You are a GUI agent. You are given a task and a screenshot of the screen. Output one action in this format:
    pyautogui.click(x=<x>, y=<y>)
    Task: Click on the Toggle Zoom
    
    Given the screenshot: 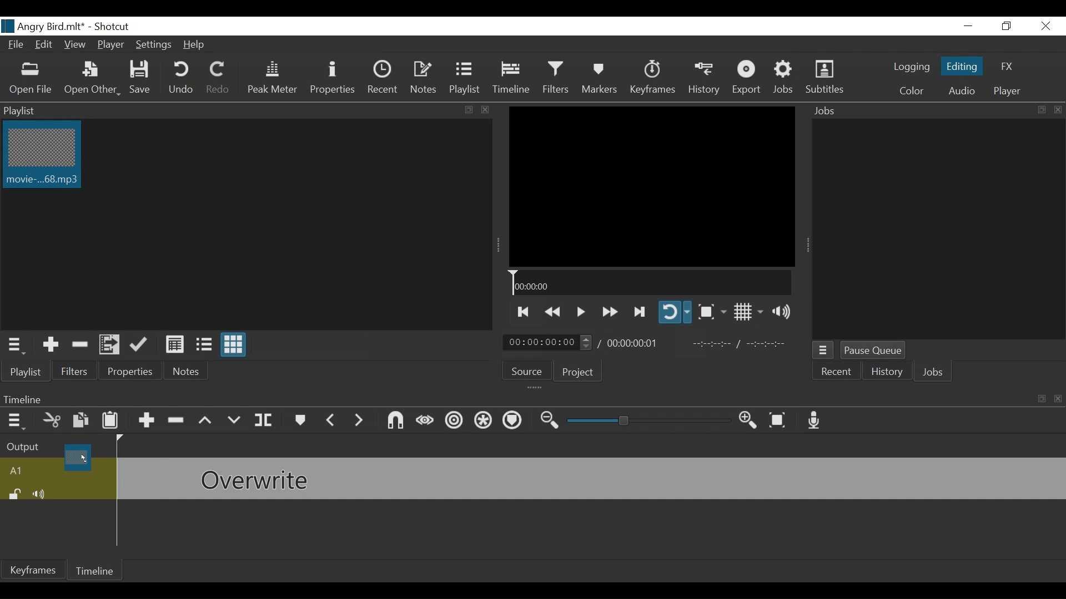 What is the action you would take?
    pyautogui.click(x=712, y=311)
    